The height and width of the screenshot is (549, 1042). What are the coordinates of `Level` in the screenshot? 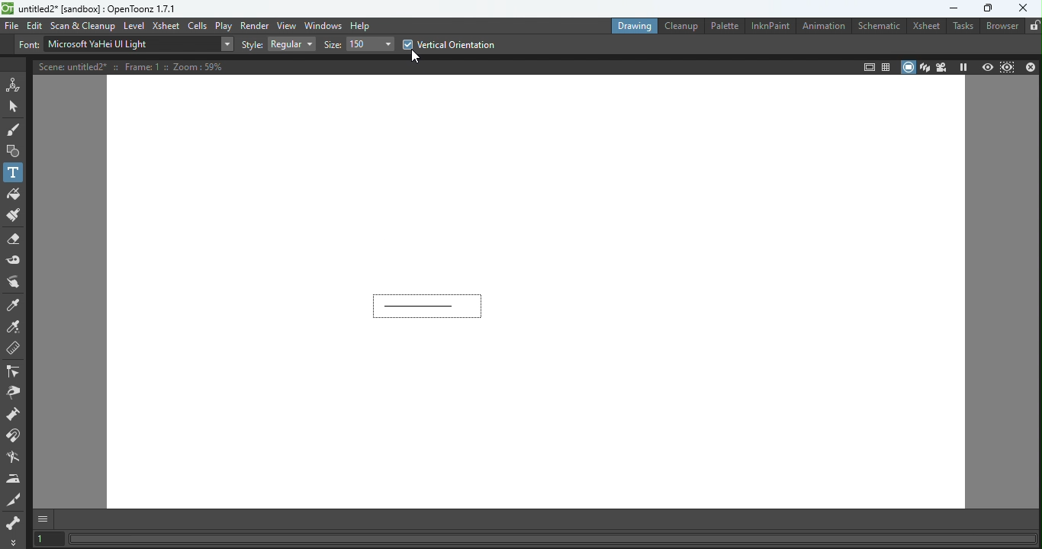 It's located at (137, 27).